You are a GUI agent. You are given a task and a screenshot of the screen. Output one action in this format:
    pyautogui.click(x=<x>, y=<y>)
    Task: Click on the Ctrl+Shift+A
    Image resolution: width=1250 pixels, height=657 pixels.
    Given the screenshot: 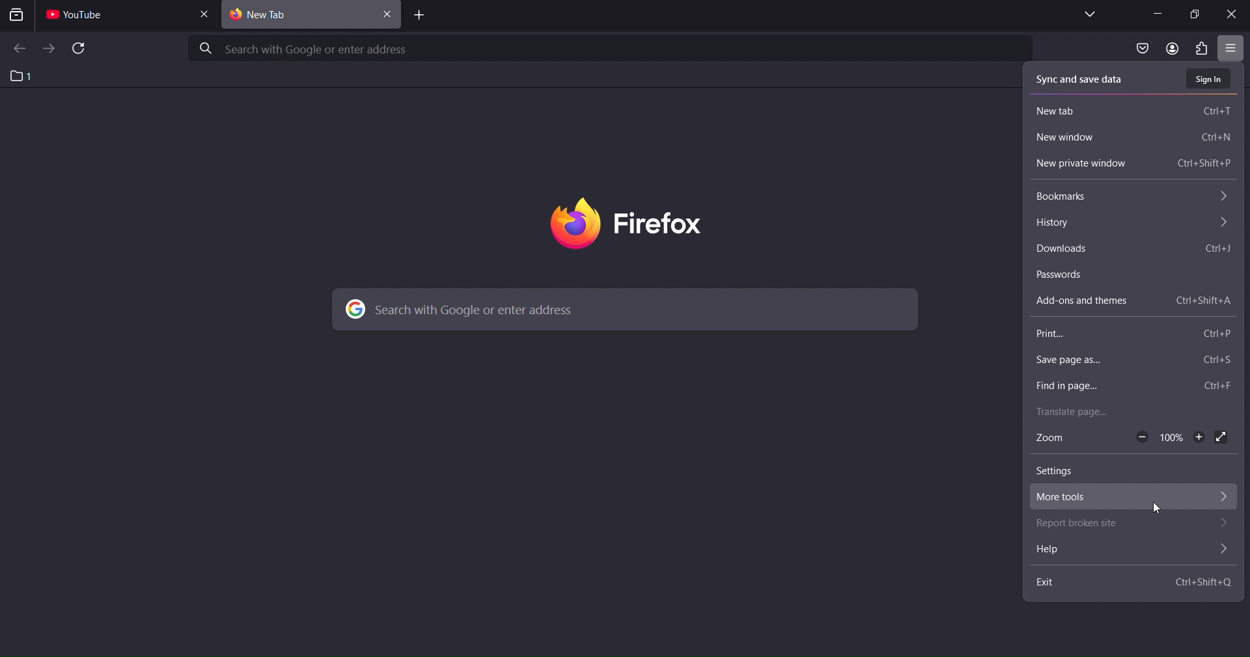 What is the action you would take?
    pyautogui.click(x=1202, y=301)
    